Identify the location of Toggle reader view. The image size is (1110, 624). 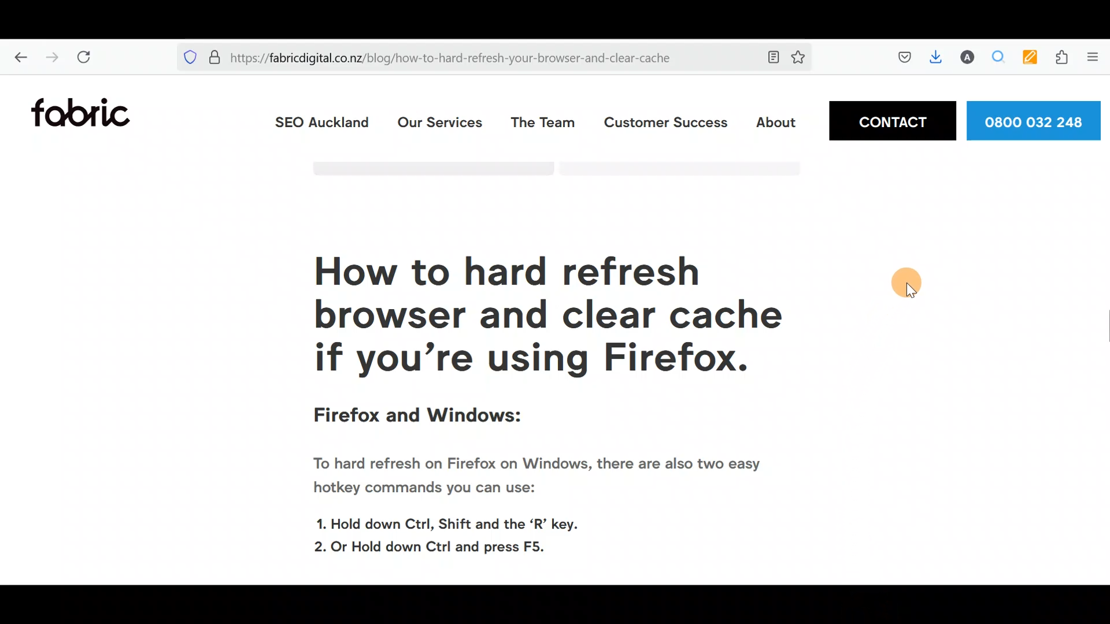
(776, 57).